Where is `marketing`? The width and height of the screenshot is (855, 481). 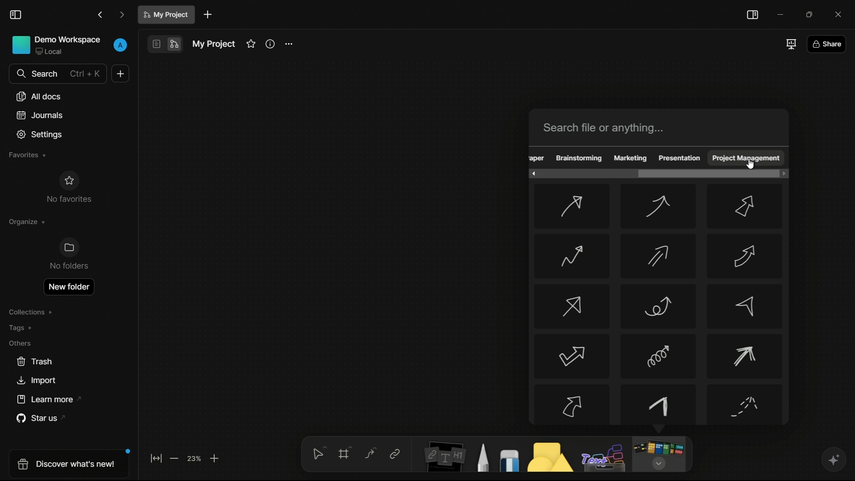 marketing is located at coordinates (631, 158).